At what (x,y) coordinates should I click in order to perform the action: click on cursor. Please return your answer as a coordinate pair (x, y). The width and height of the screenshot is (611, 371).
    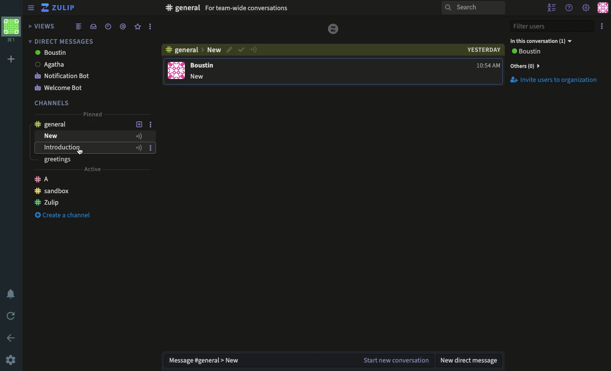
    Looking at the image, I should click on (80, 152).